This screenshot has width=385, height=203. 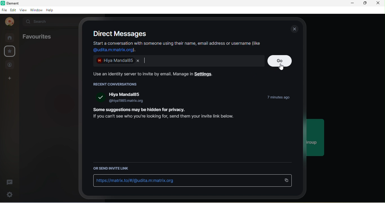 I want to click on file, so click(x=4, y=10).